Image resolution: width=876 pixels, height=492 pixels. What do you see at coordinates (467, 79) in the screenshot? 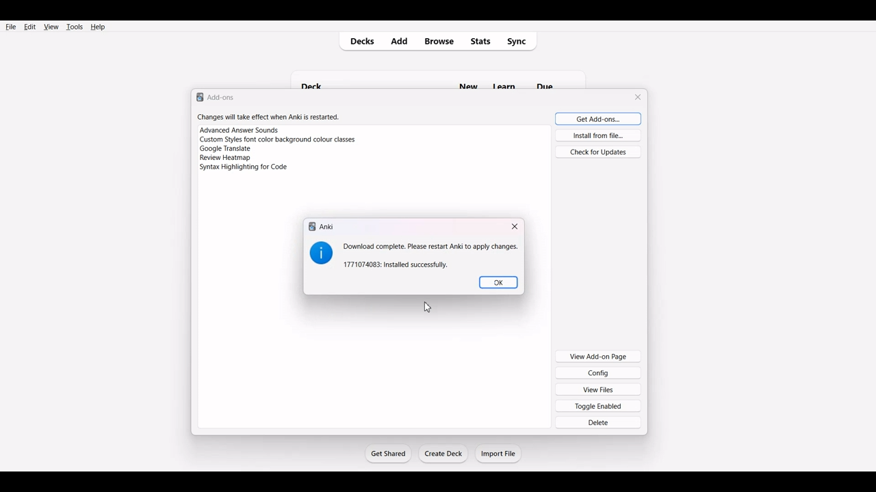
I see `new` at bounding box center [467, 79].